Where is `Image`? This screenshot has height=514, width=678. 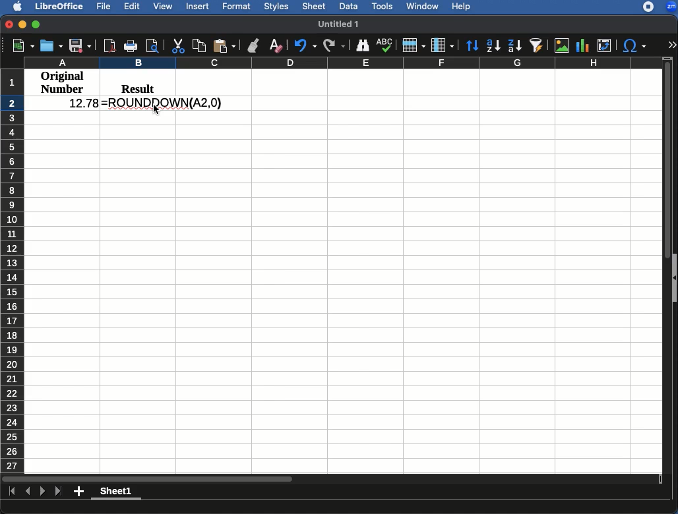
Image is located at coordinates (561, 45).